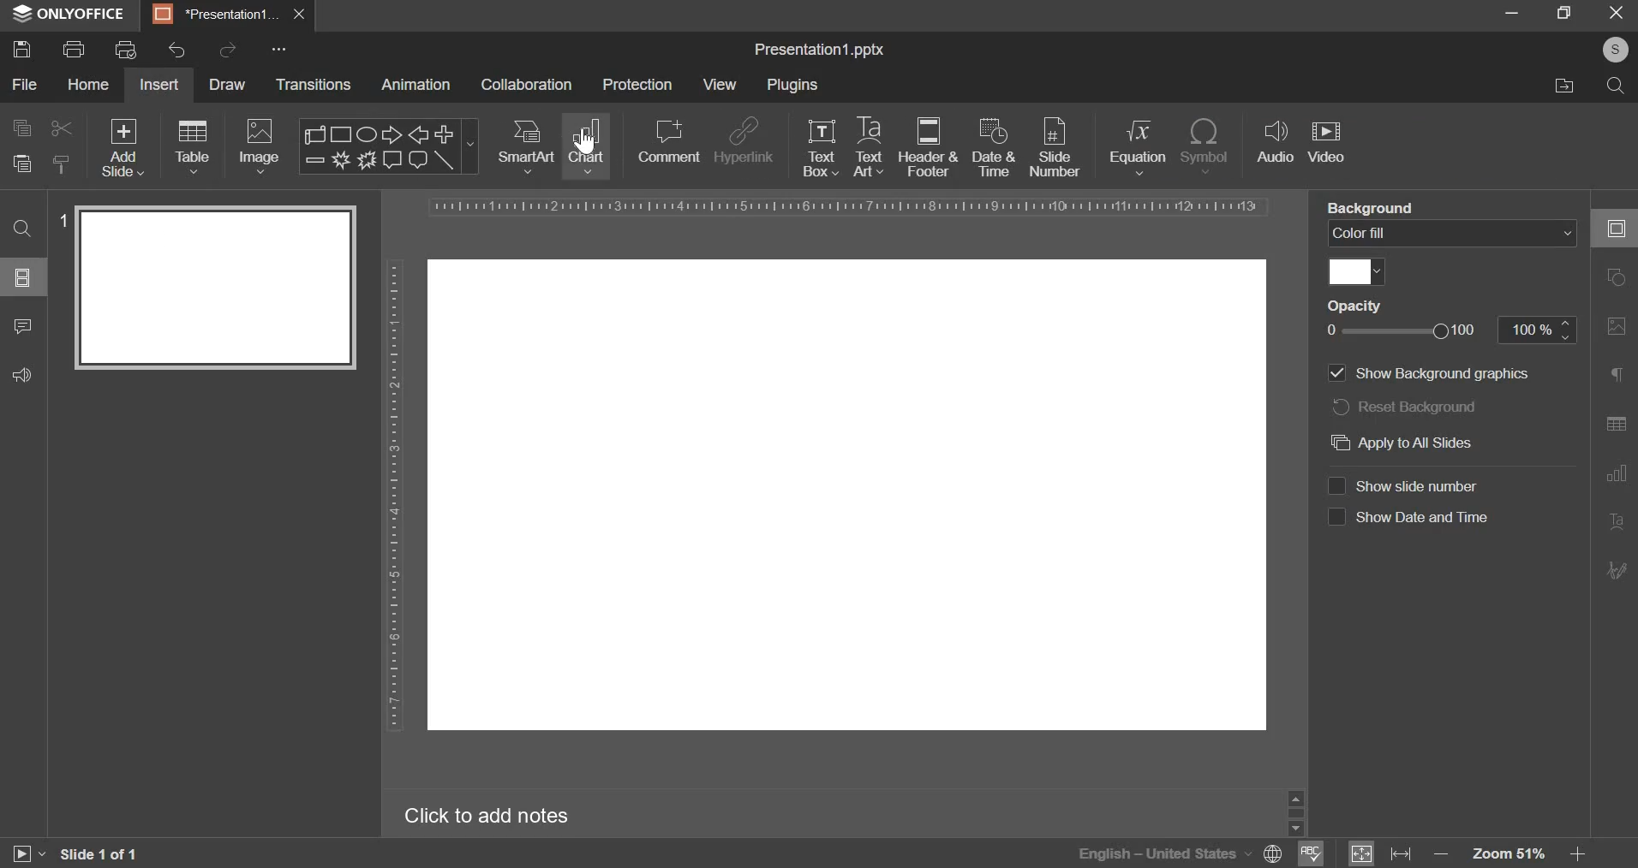 This screenshot has height=868, width=1638. Describe the element at coordinates (1512, 10) in the screenshot. I see `minimize` at that location.